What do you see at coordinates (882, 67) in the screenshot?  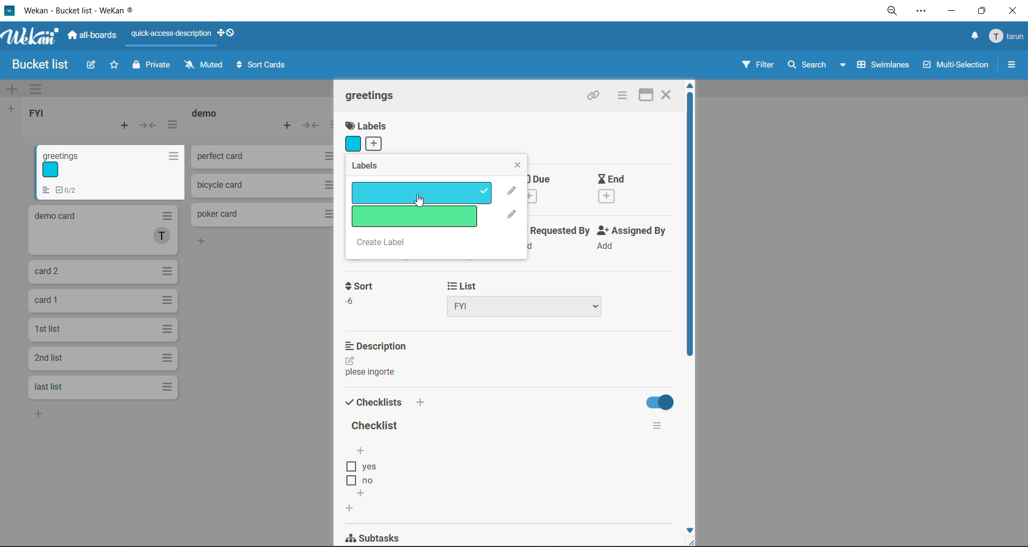 I see `swimlanes` at bounding box center [882, 67].